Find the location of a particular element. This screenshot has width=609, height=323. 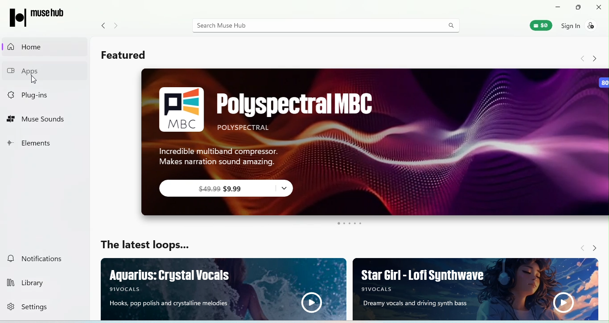

Notifications is located at coordinates (44, 259).